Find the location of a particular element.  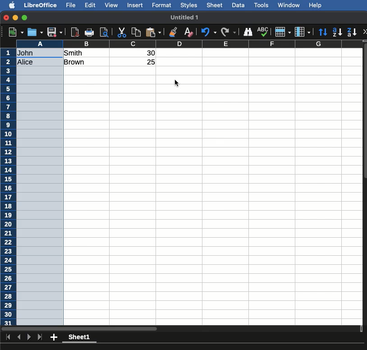

Sheet is located at coordinates (215, 5).